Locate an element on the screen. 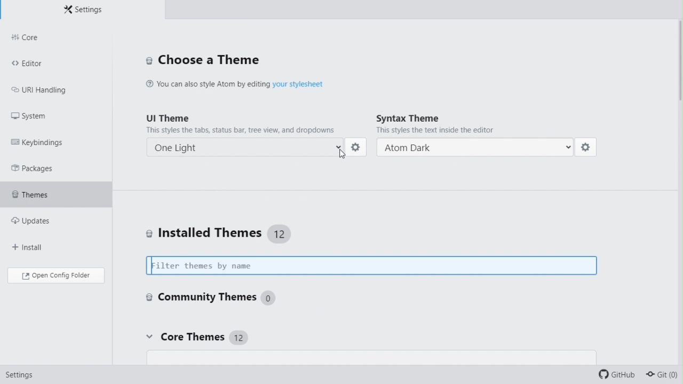 This screenshot has height=384, width=683. Installed themes is located at coordinates (258, 233).